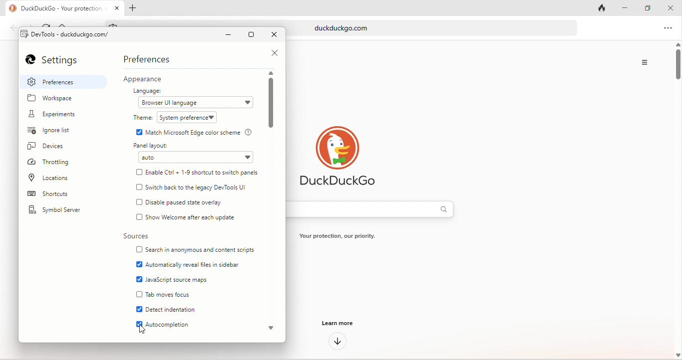  I want to click on option, so click(646, 62).